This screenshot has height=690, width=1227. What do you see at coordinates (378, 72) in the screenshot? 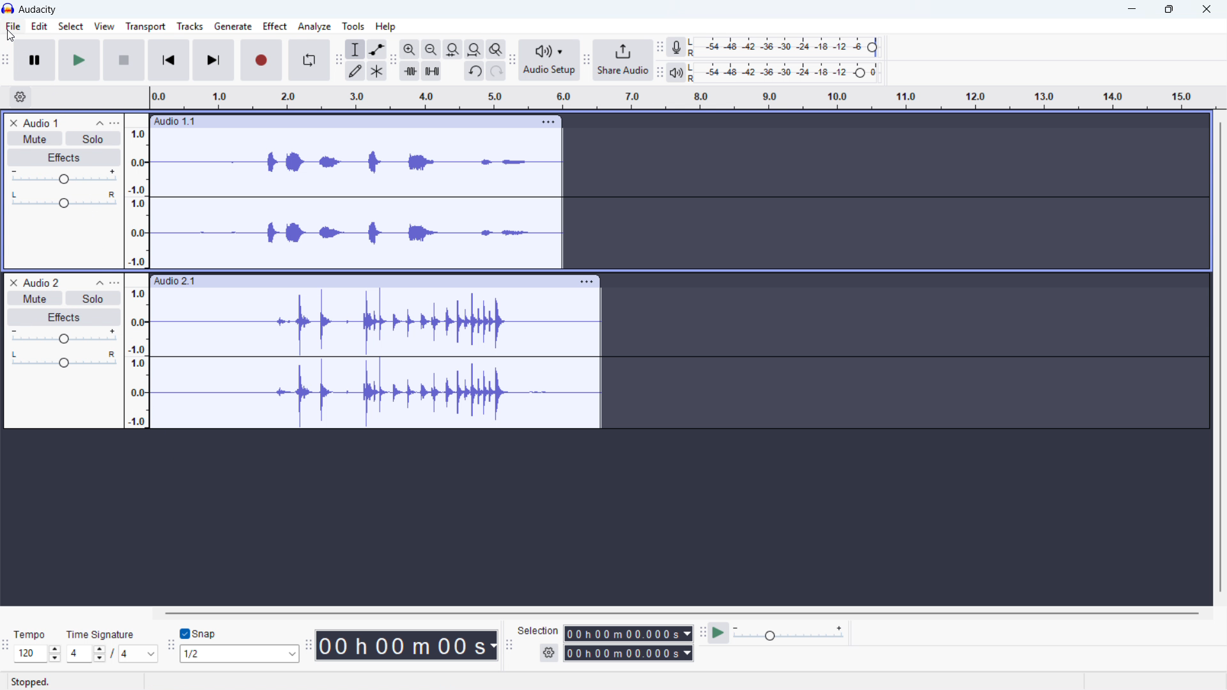
I see `Multi - tool` at bounding box center [378, 72].